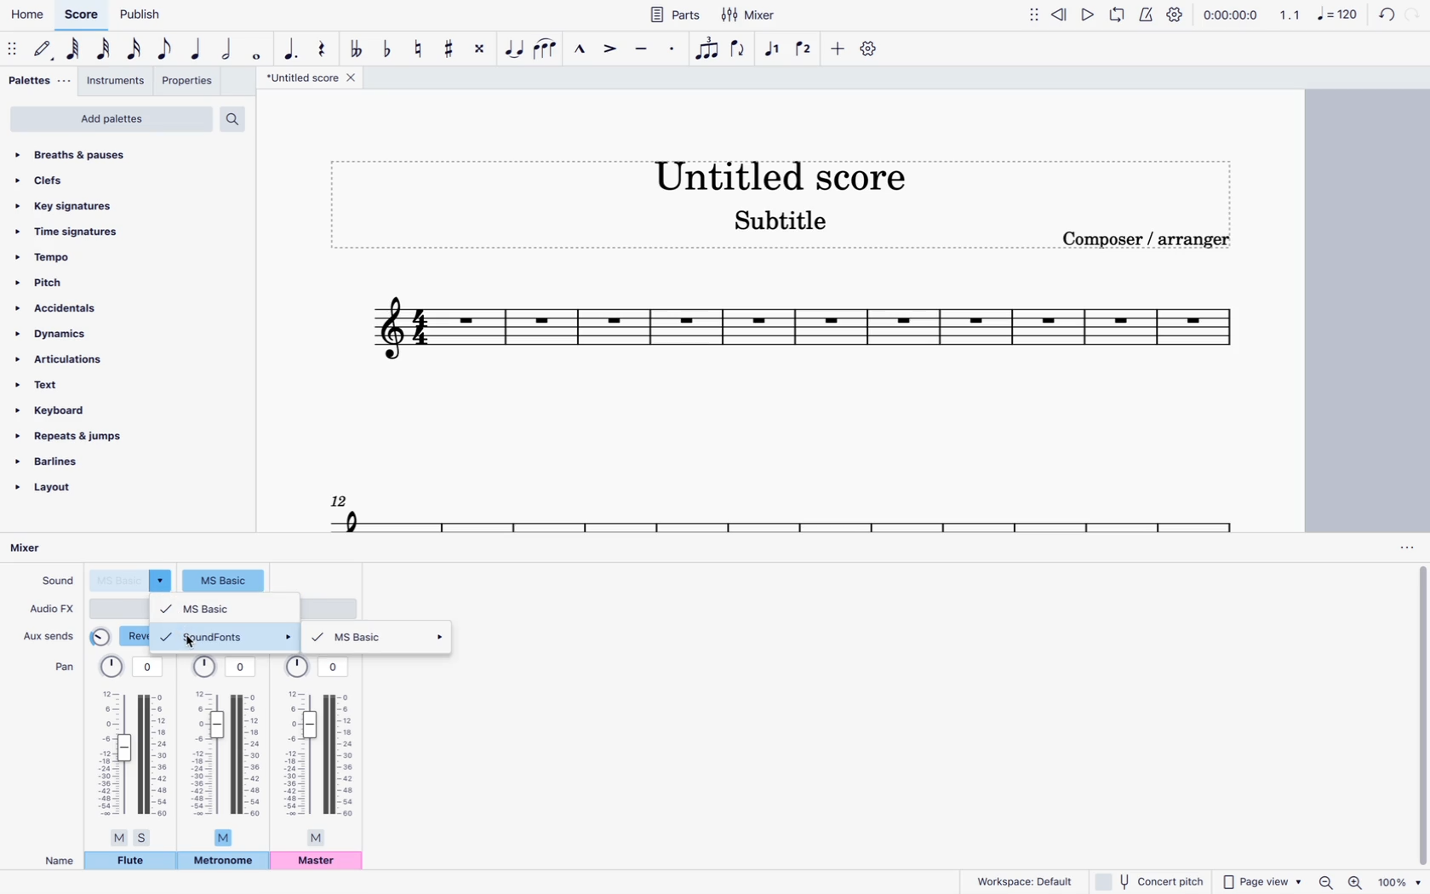 Image resolution: width=1430 pixels, height=894 pixels. Describe the element at coordinates (1117, 14) in the screenshot. I see `loop playback` at that location.